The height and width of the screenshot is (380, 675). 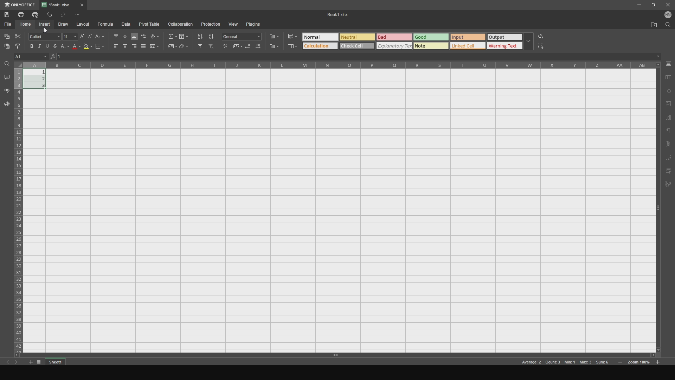 What do you see at coordinates (20, 5) in the screenshot?
I see `onlyoffice` at bounding box center [20, 5].